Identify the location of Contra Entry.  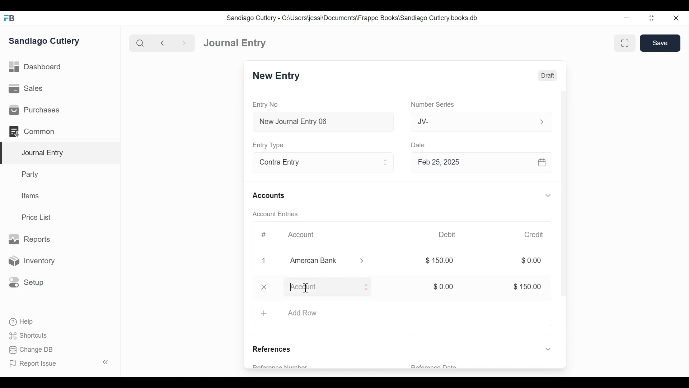
(311, 163).